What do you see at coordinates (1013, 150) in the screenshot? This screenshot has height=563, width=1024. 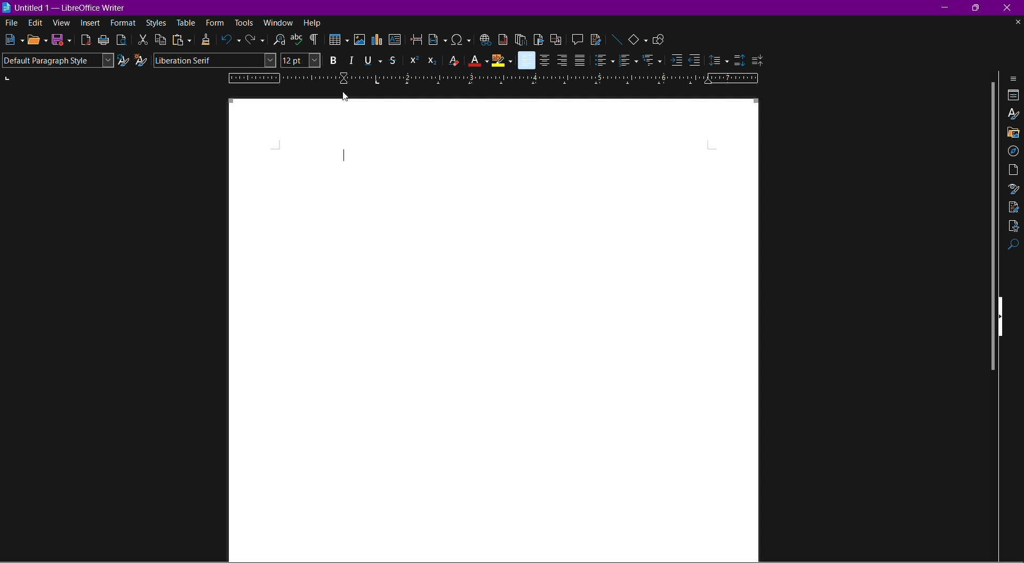 I see `Navigator` at bounding box center [1013, 150].